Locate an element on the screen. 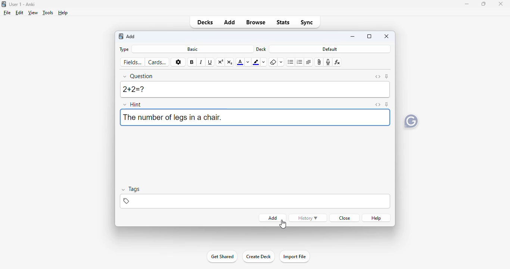 The image size is (510, 269). Grammarly is located at coordinates (413, 121).